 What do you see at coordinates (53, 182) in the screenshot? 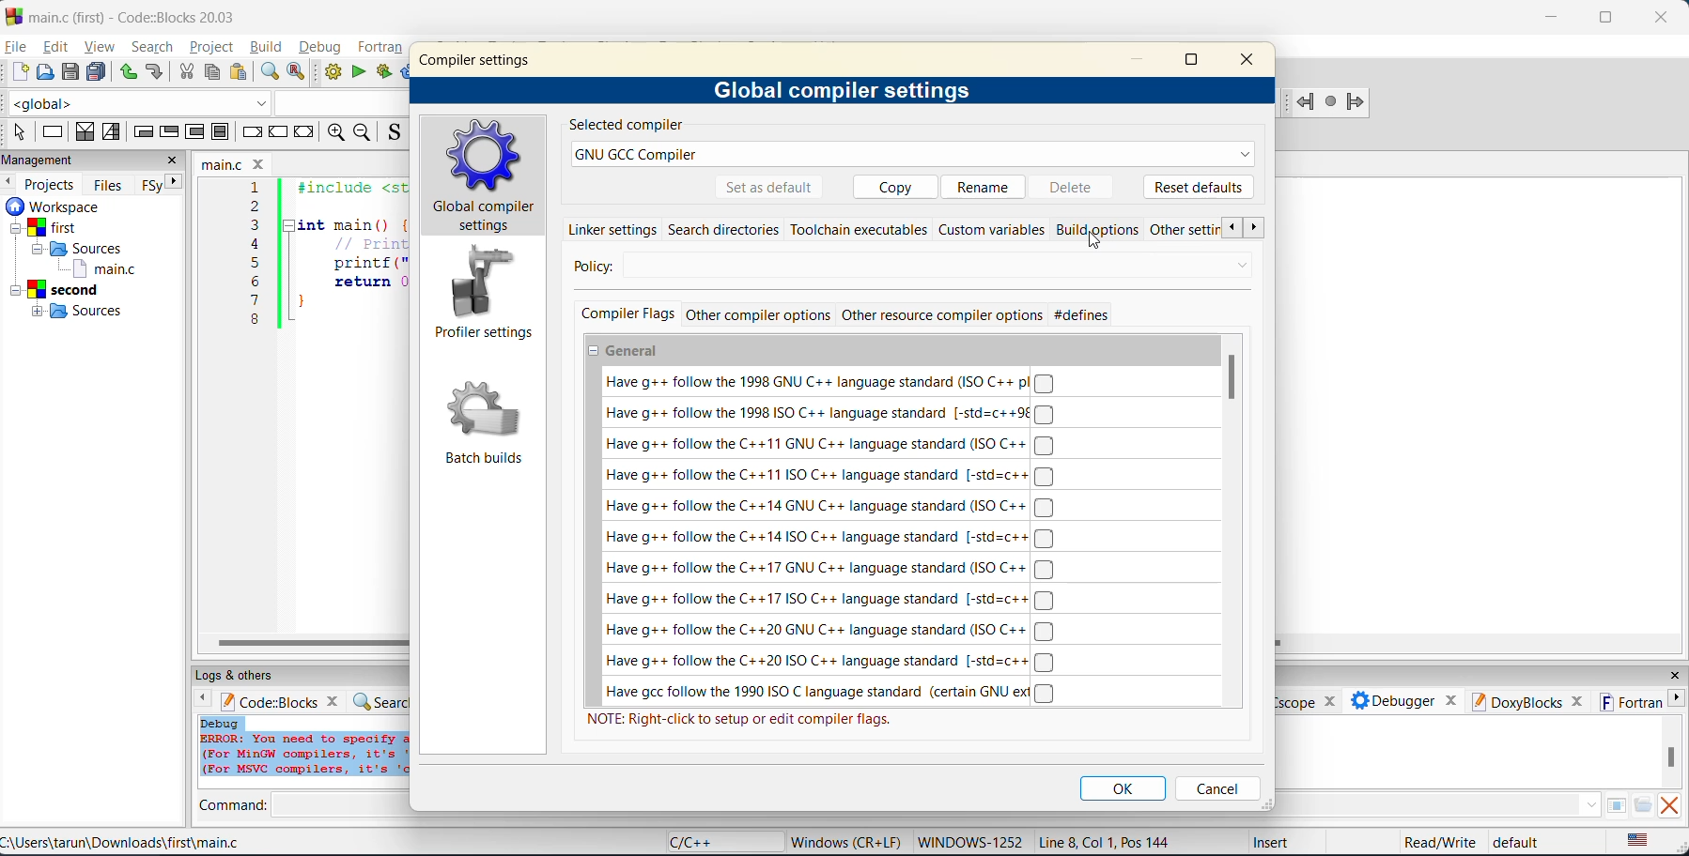
I see `projects` at bounding box center [53, 182].